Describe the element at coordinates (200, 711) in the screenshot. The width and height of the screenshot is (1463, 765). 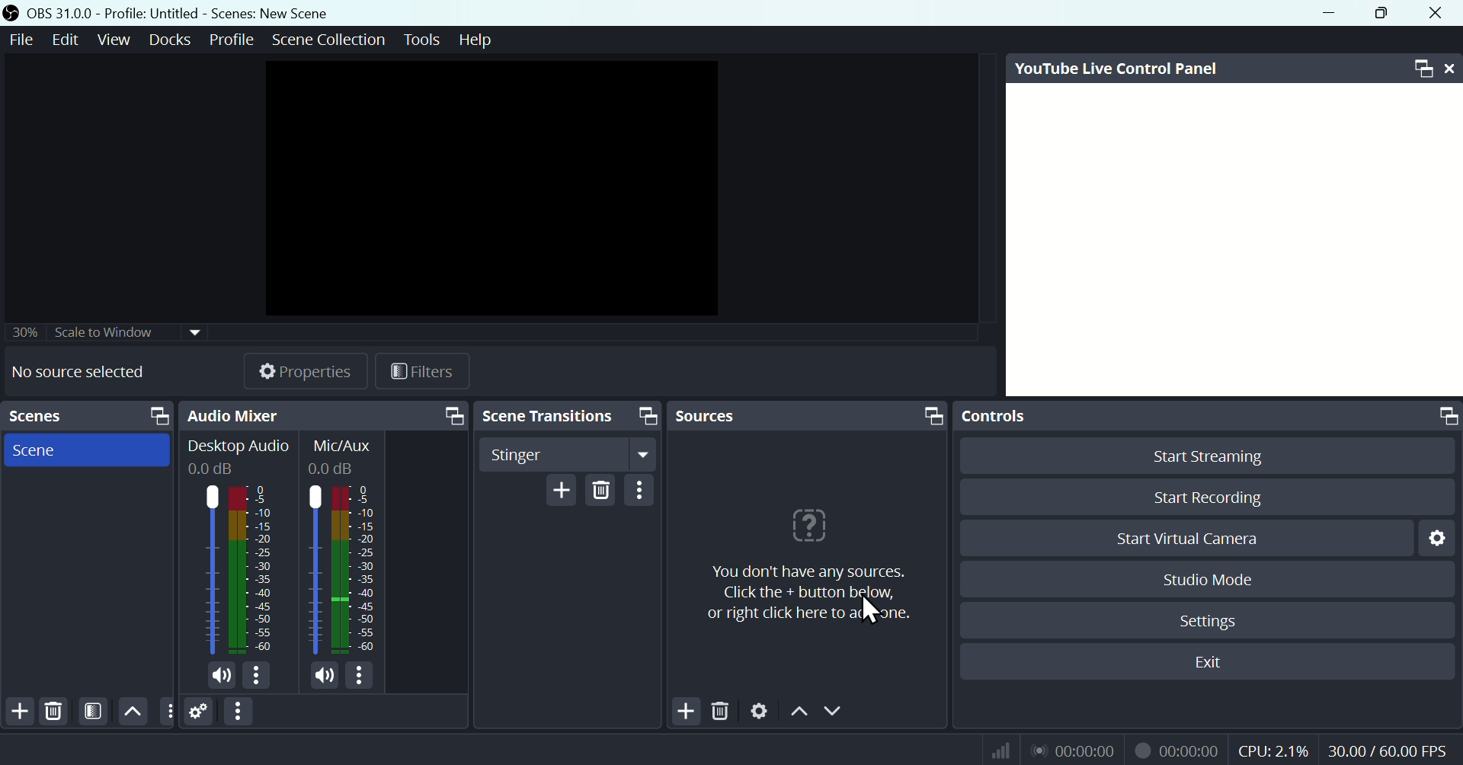
I see `Settings` at that location.